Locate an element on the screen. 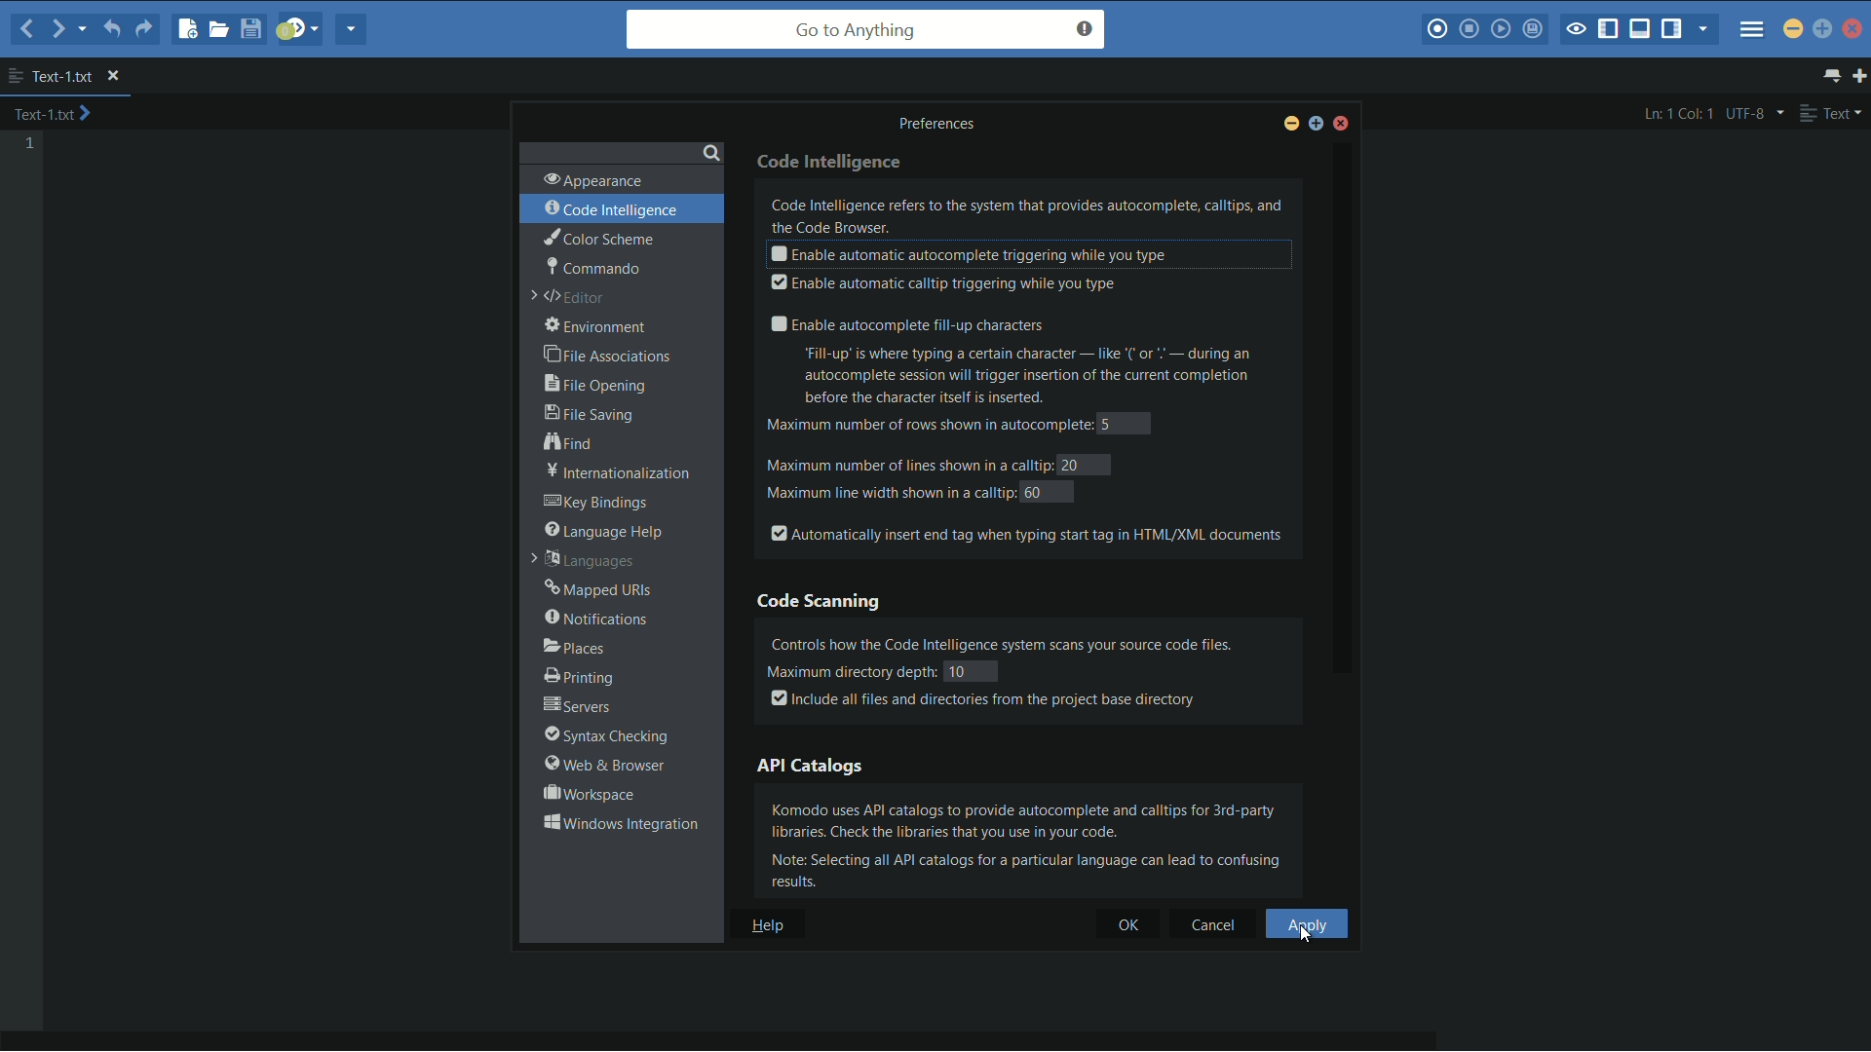 Image resolution: width=1871 pixels, height=1052 pixels. cancel is located at coordinates (1211, 925).